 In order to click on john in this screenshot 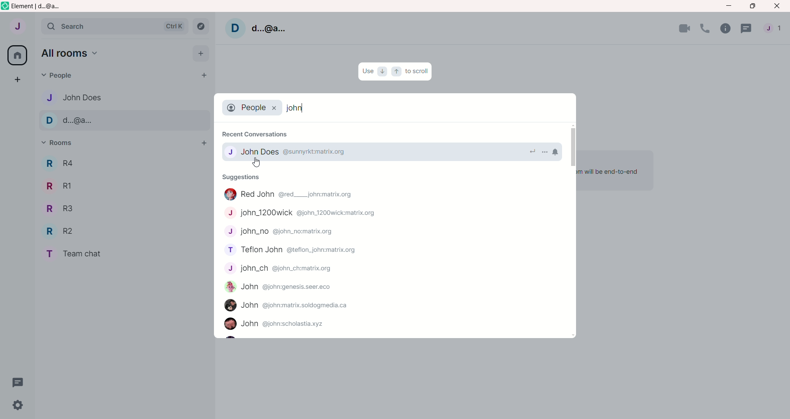, I will do `click(290, 306)`.